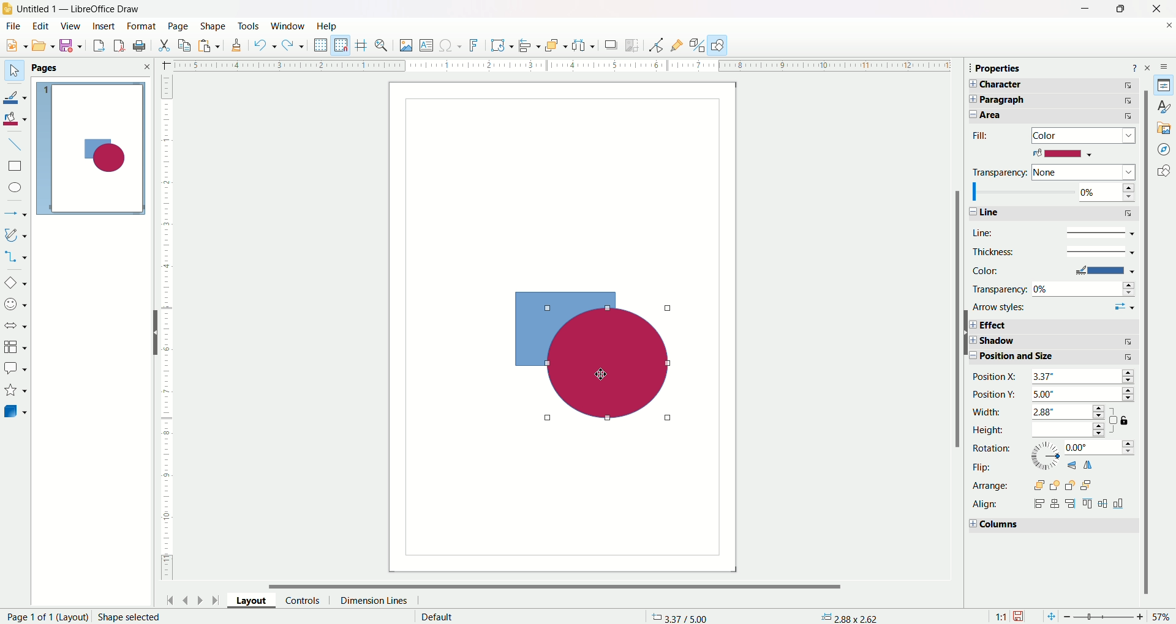  Describe the element at coordinates (1118, 617) in the screenshot. I see `zoom factor` at that location.